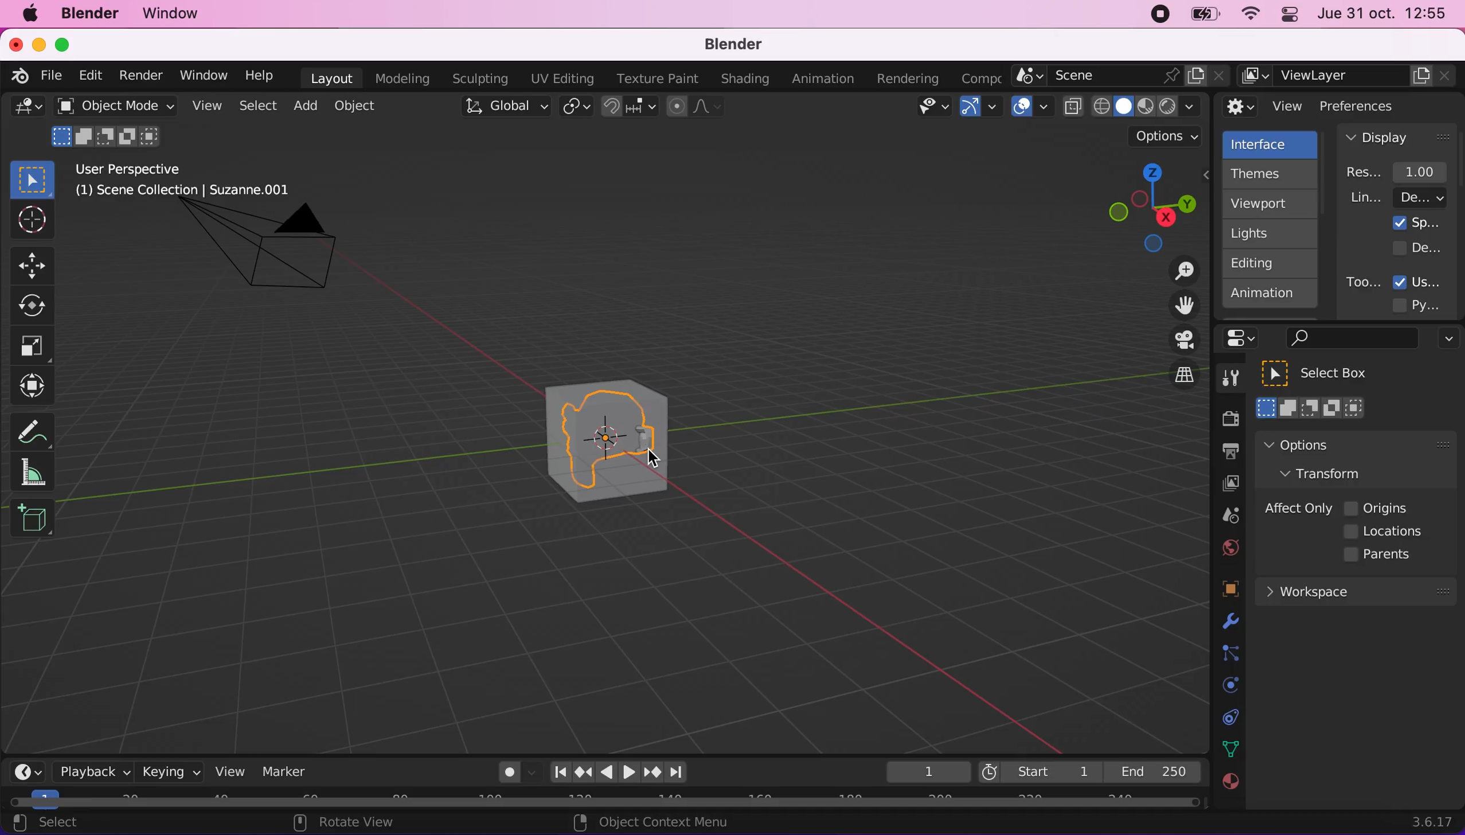 The image size is (1465, 835). What do you see at coordinates (977, 77) in the screenshot?
I see `active workspace` at bounding box center [977, 77].